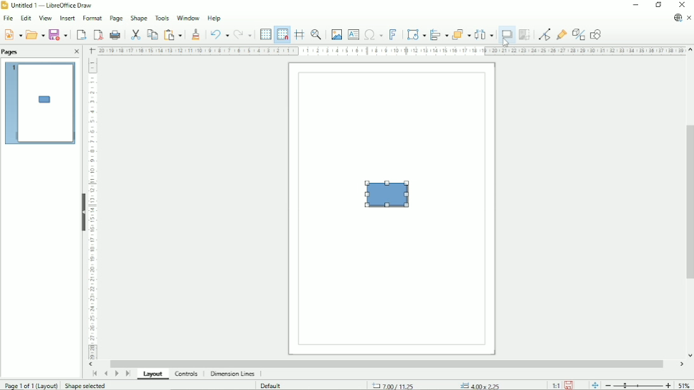  I want to click on Arrange, so click(461, 34).